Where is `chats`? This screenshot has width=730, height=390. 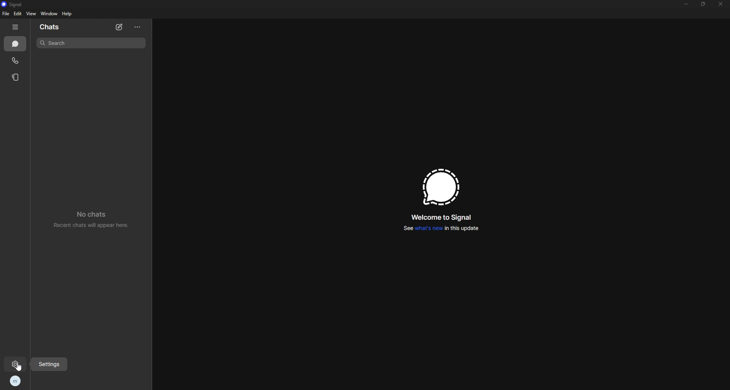 chats is located at coordinates (52, 27).